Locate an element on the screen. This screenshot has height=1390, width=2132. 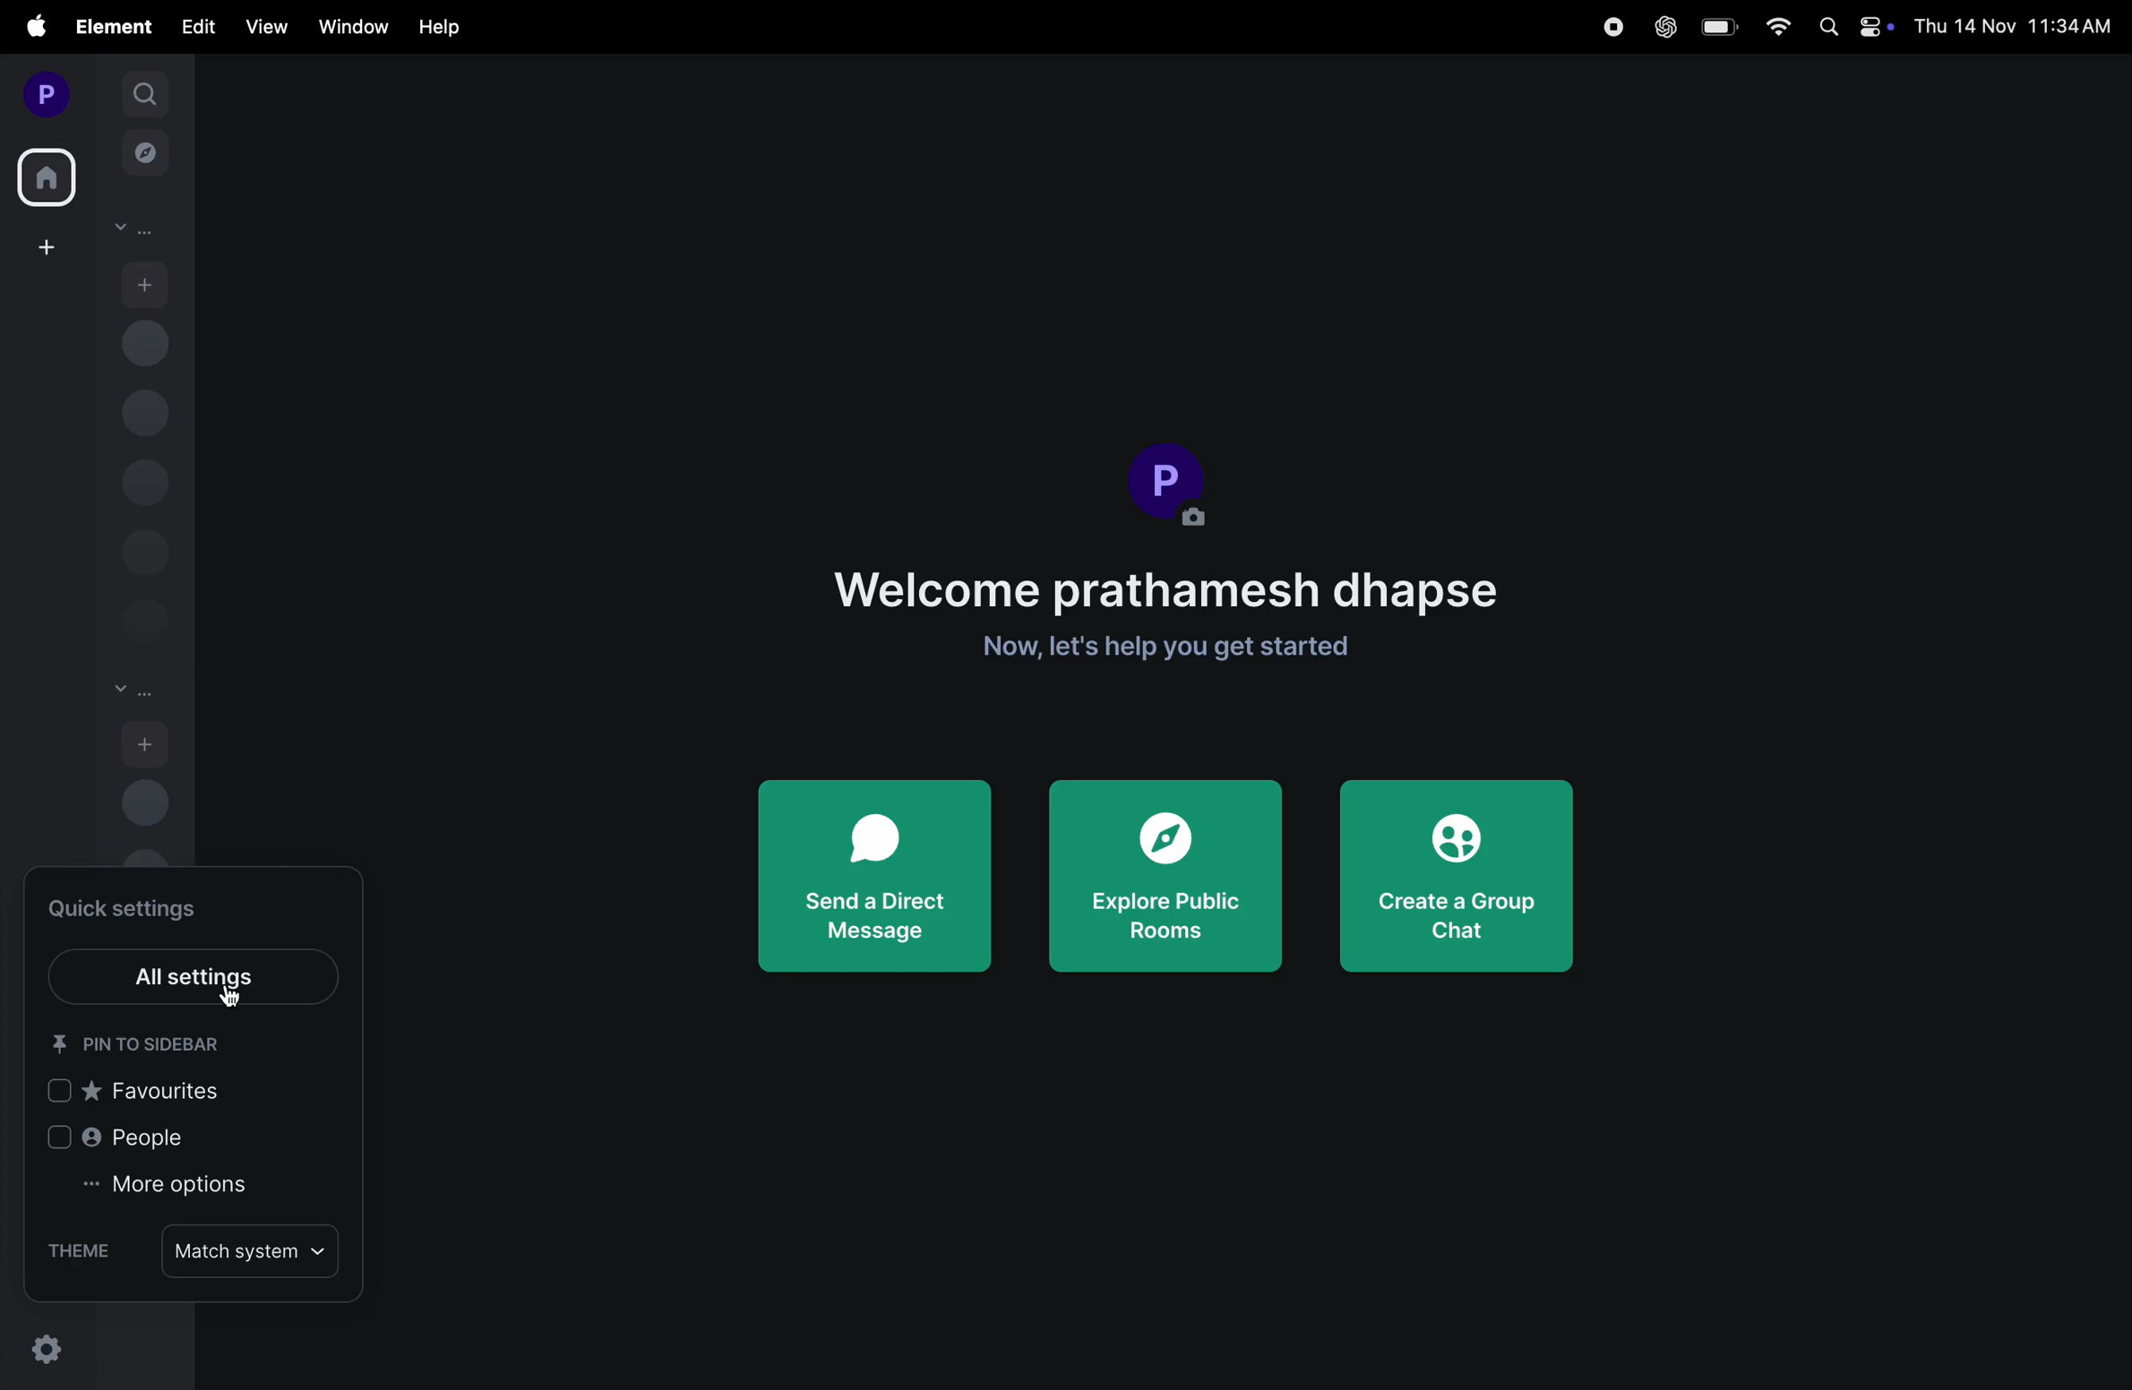
add is located at coordinates (146, 743).